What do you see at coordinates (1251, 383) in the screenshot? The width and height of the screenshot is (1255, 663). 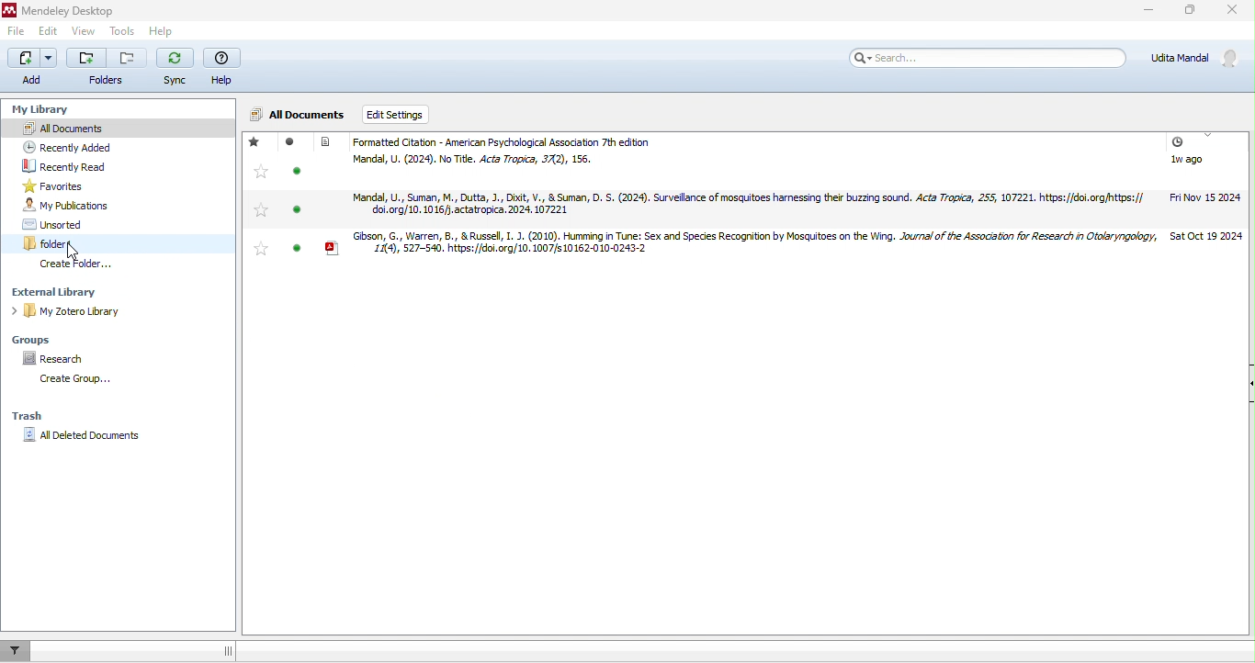 I see `Show/Hide` at bounding box center [1251, 383].